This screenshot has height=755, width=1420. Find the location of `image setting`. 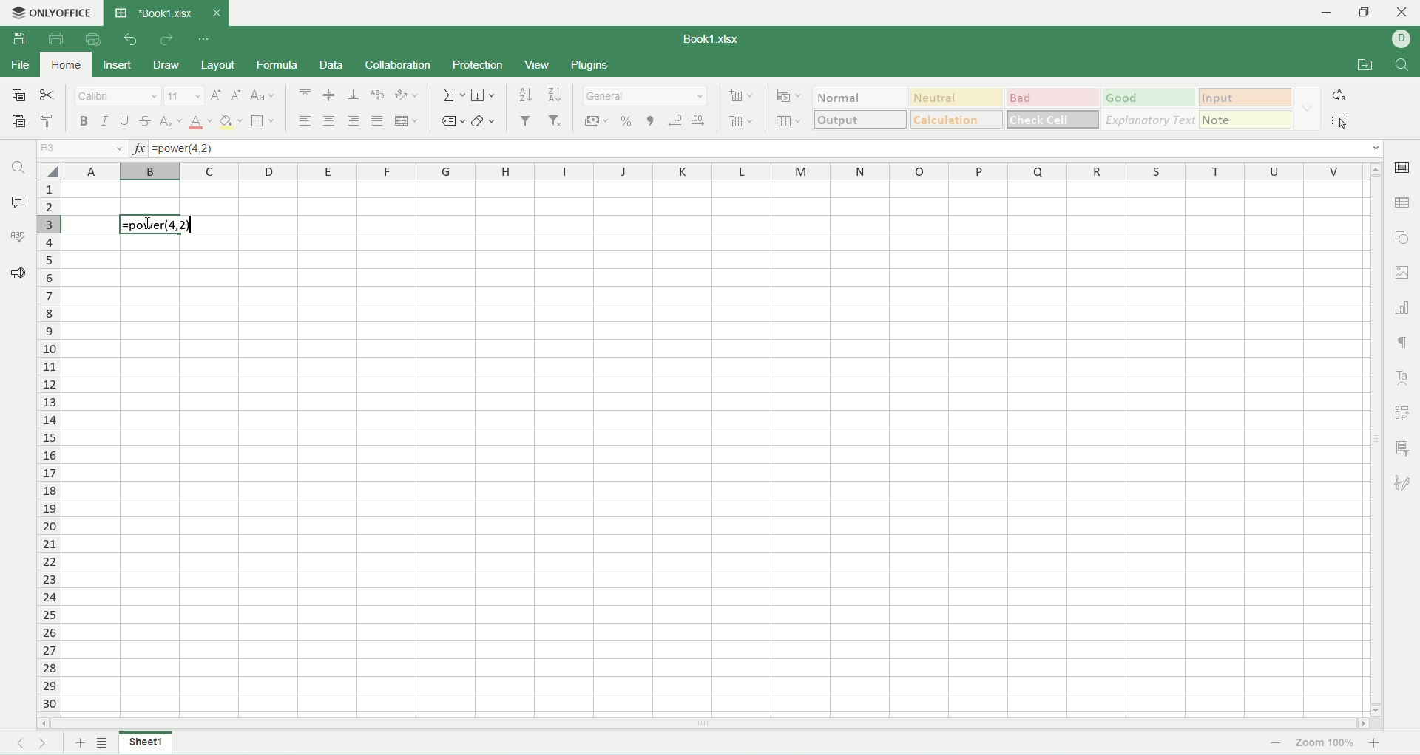

image setting is located at coordinates (1404, 270).